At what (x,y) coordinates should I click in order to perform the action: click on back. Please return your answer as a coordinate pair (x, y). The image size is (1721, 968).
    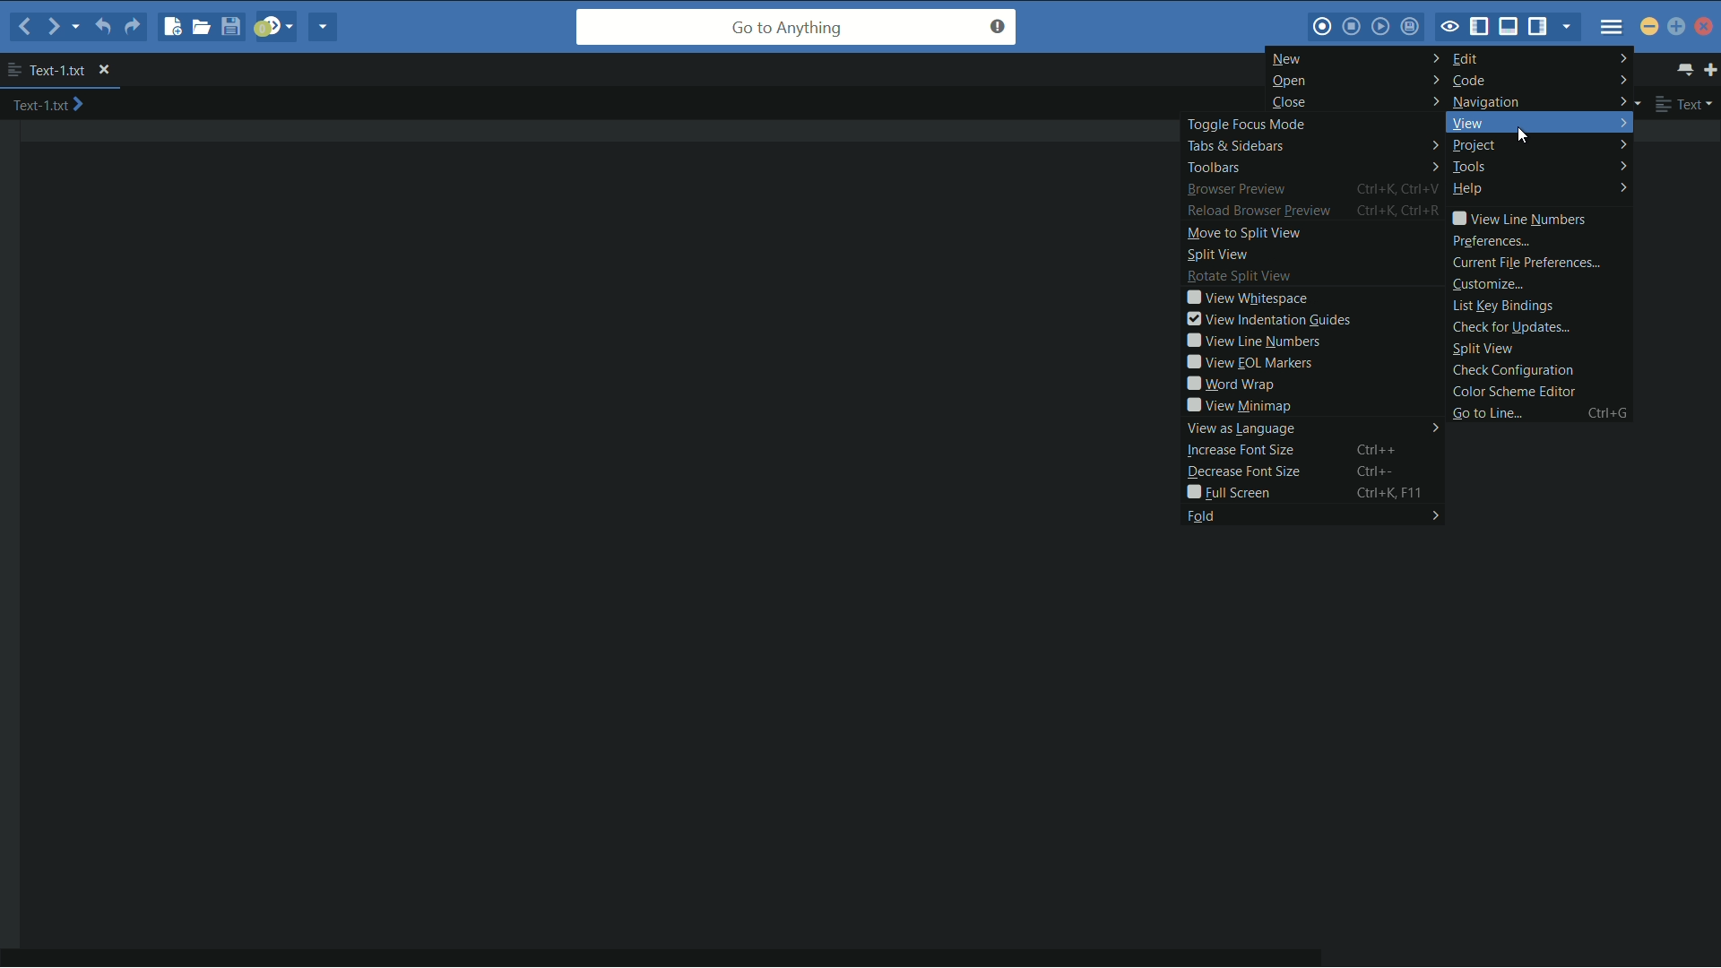
    Looking at the image, I should click on (22, 26).